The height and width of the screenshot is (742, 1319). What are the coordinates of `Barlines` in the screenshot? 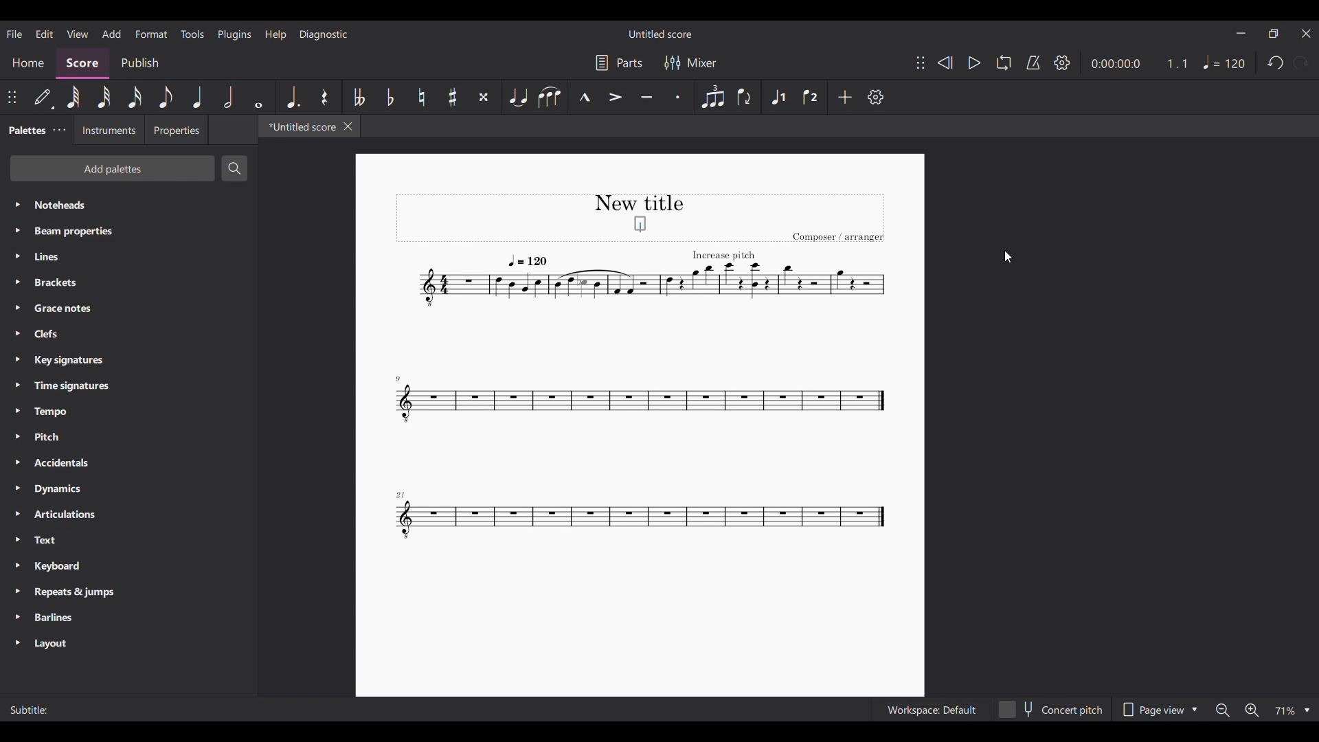 It's located at (128, 618).